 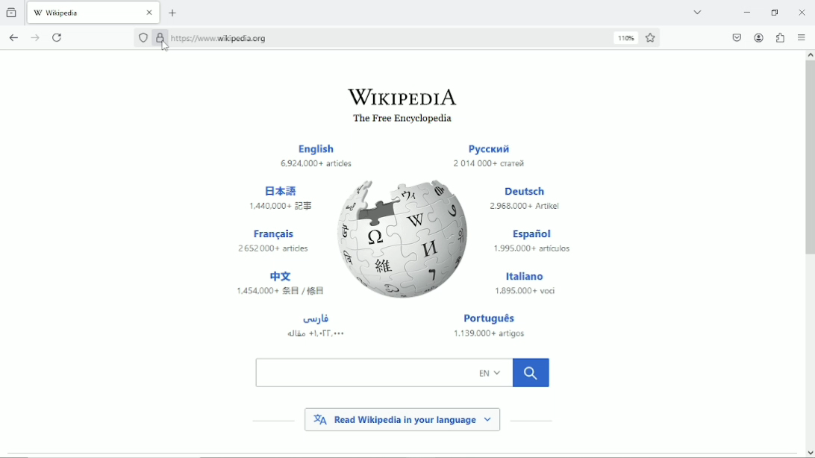 What do you see at coordinates (735, 37) in the screenshot?
I see `add to pocket` at bounding box center [735, 37].